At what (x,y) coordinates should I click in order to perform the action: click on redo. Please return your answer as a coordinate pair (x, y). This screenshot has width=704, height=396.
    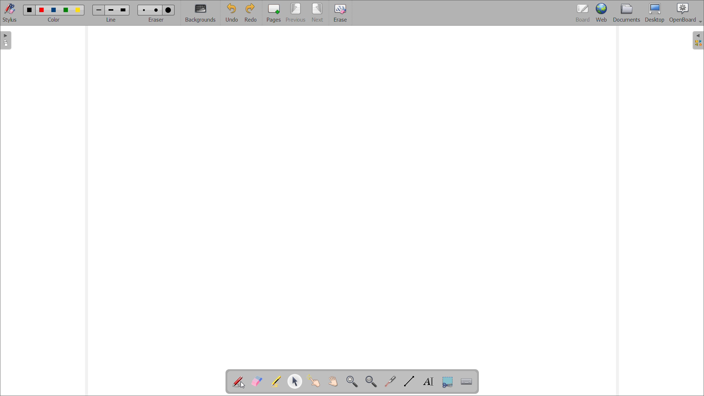
    Looking at the image, I should click on (251, 12).